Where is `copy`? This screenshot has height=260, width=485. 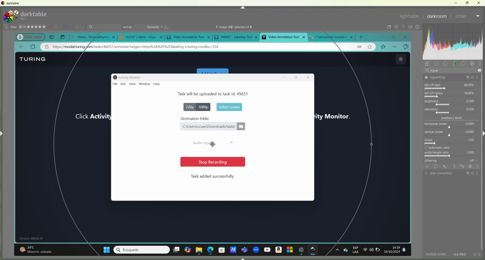
copy is located at coordinates (52, 37).